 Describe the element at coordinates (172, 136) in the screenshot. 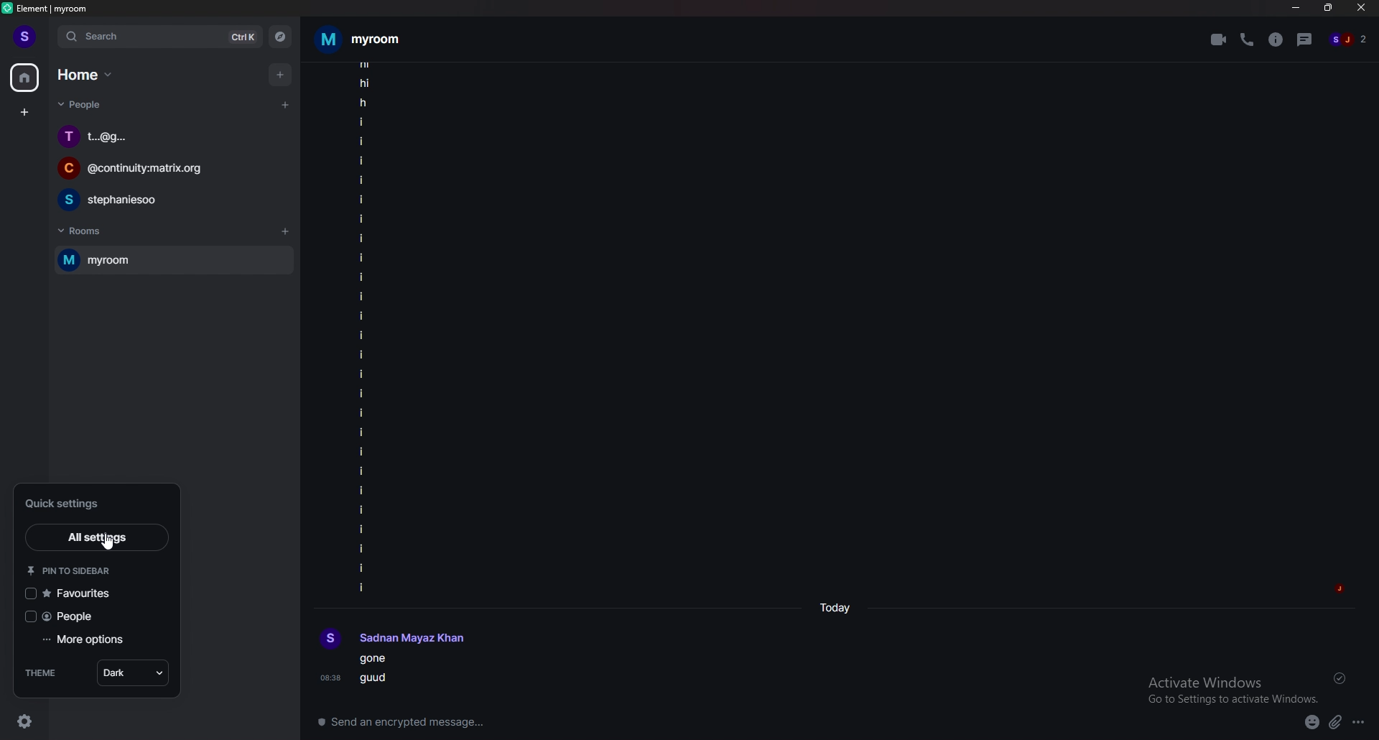

I see `chat` at that location.